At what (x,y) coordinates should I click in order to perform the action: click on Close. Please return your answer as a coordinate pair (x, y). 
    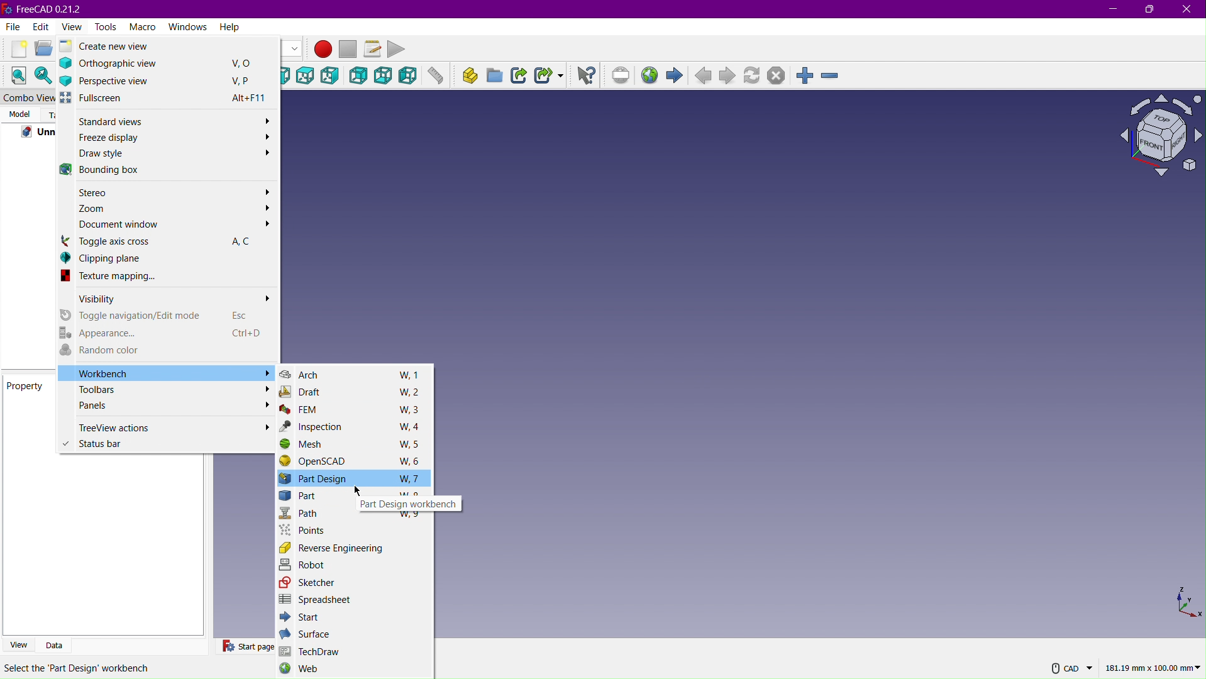
    Looking at the image, I should click on (1187, 8).